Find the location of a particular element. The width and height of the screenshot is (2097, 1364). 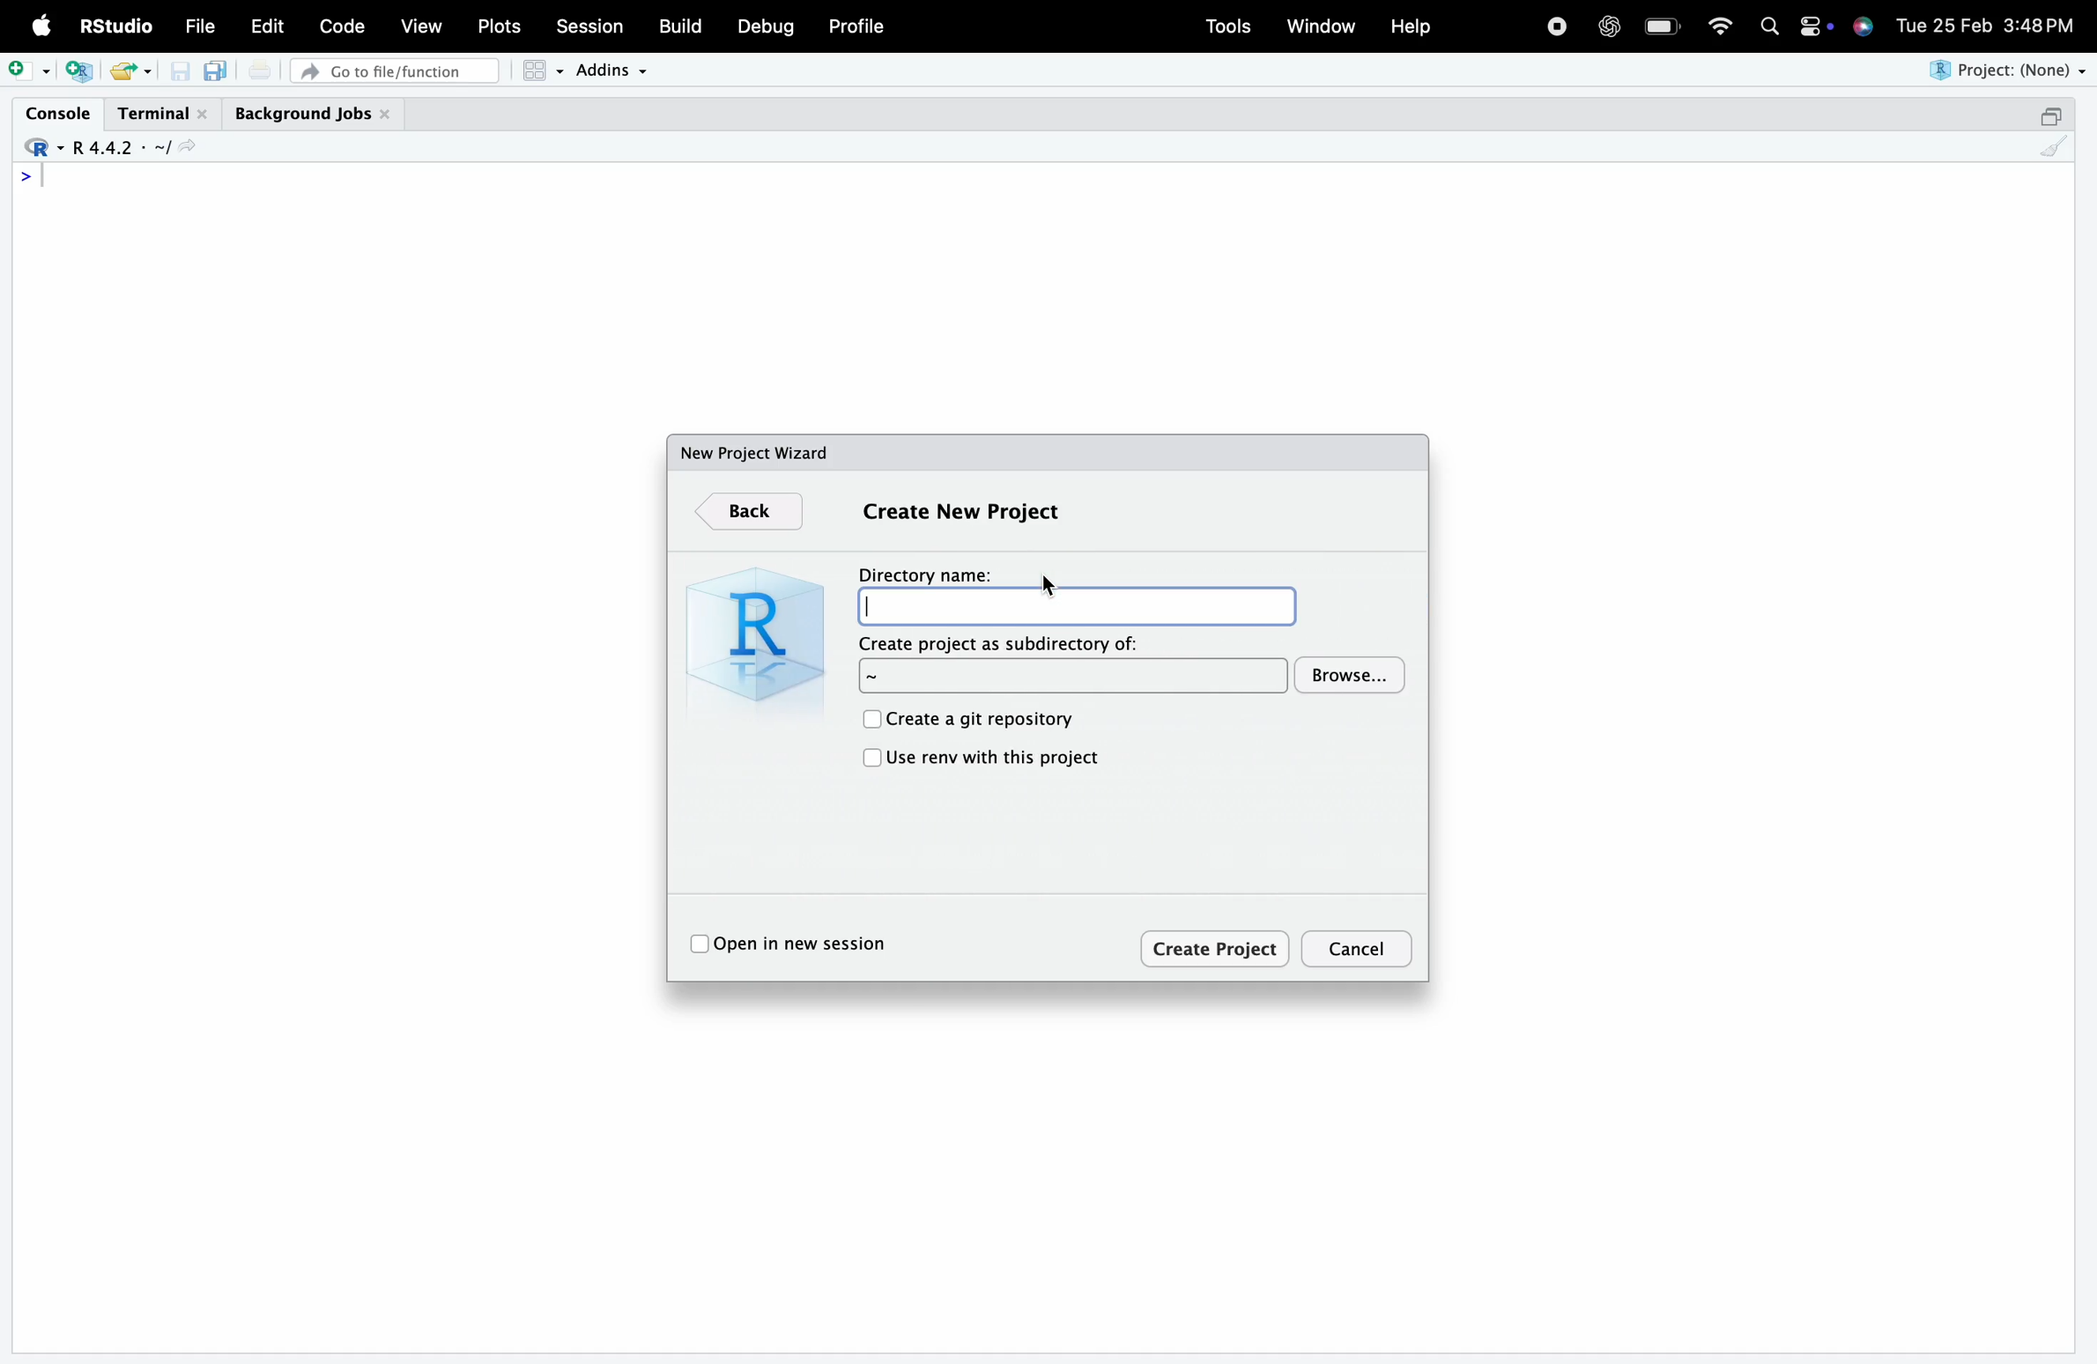

cursor is located at coordinates (1049, 586).